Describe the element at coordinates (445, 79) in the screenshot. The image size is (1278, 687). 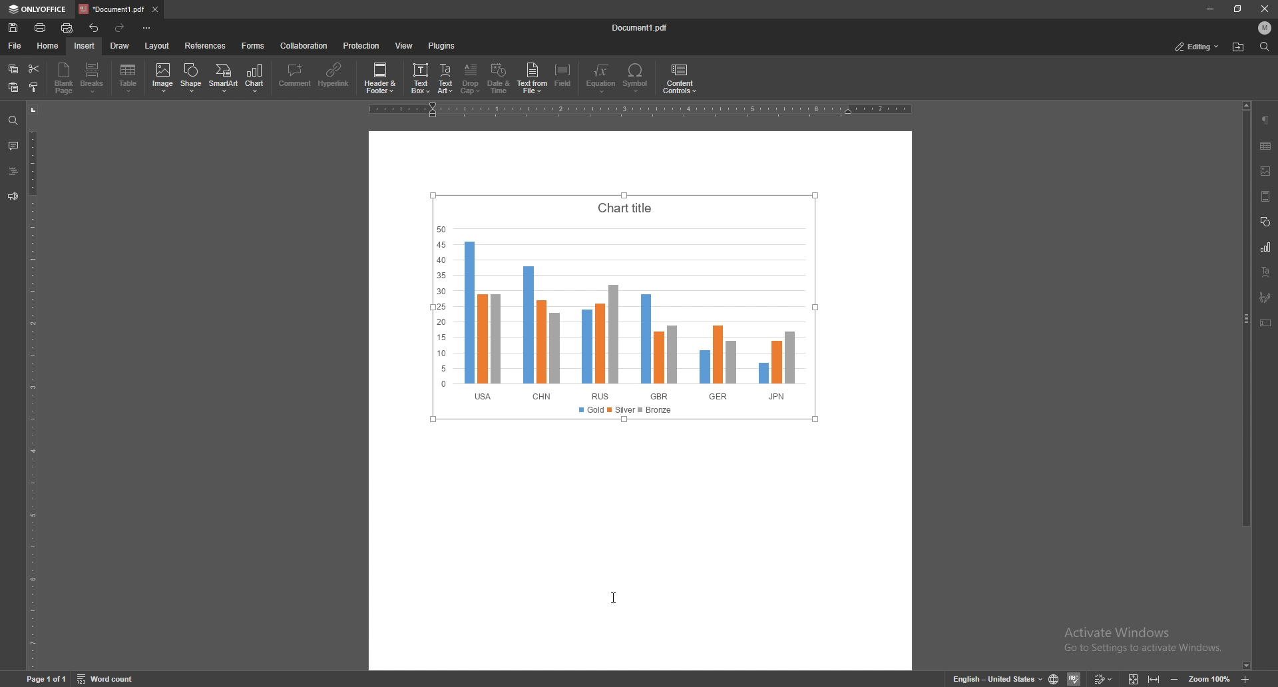
I see `text art` at that location.